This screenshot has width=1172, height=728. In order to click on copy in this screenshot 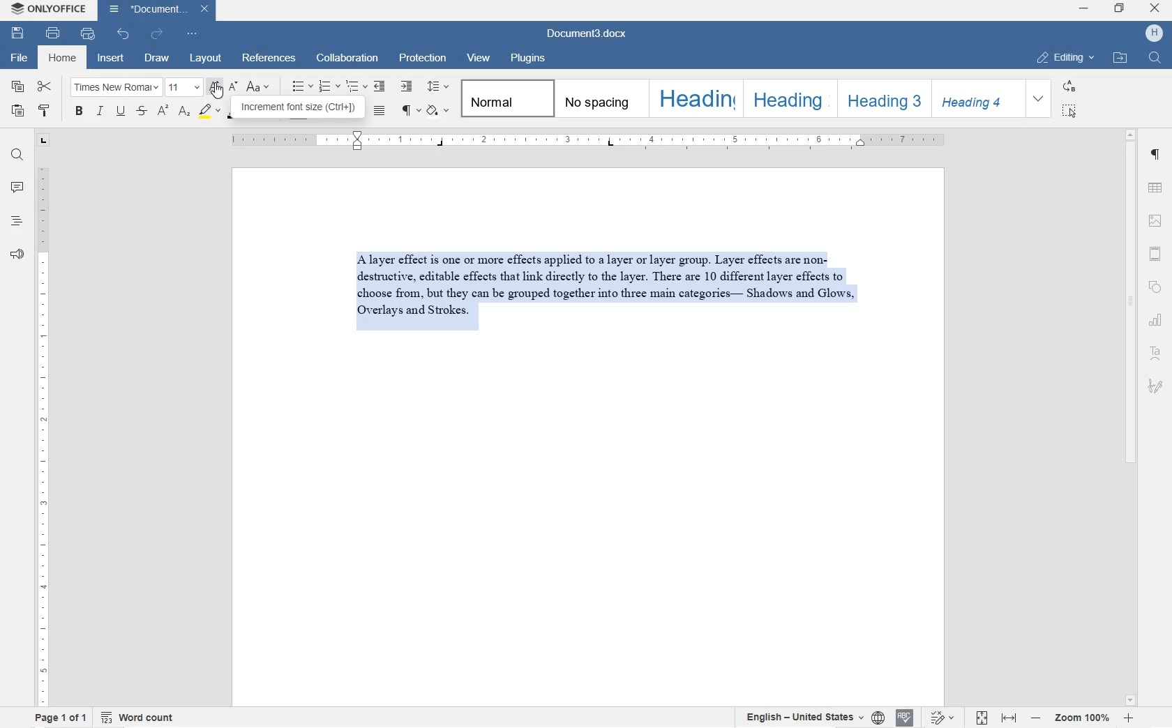, I will do `click(20, 87)`.